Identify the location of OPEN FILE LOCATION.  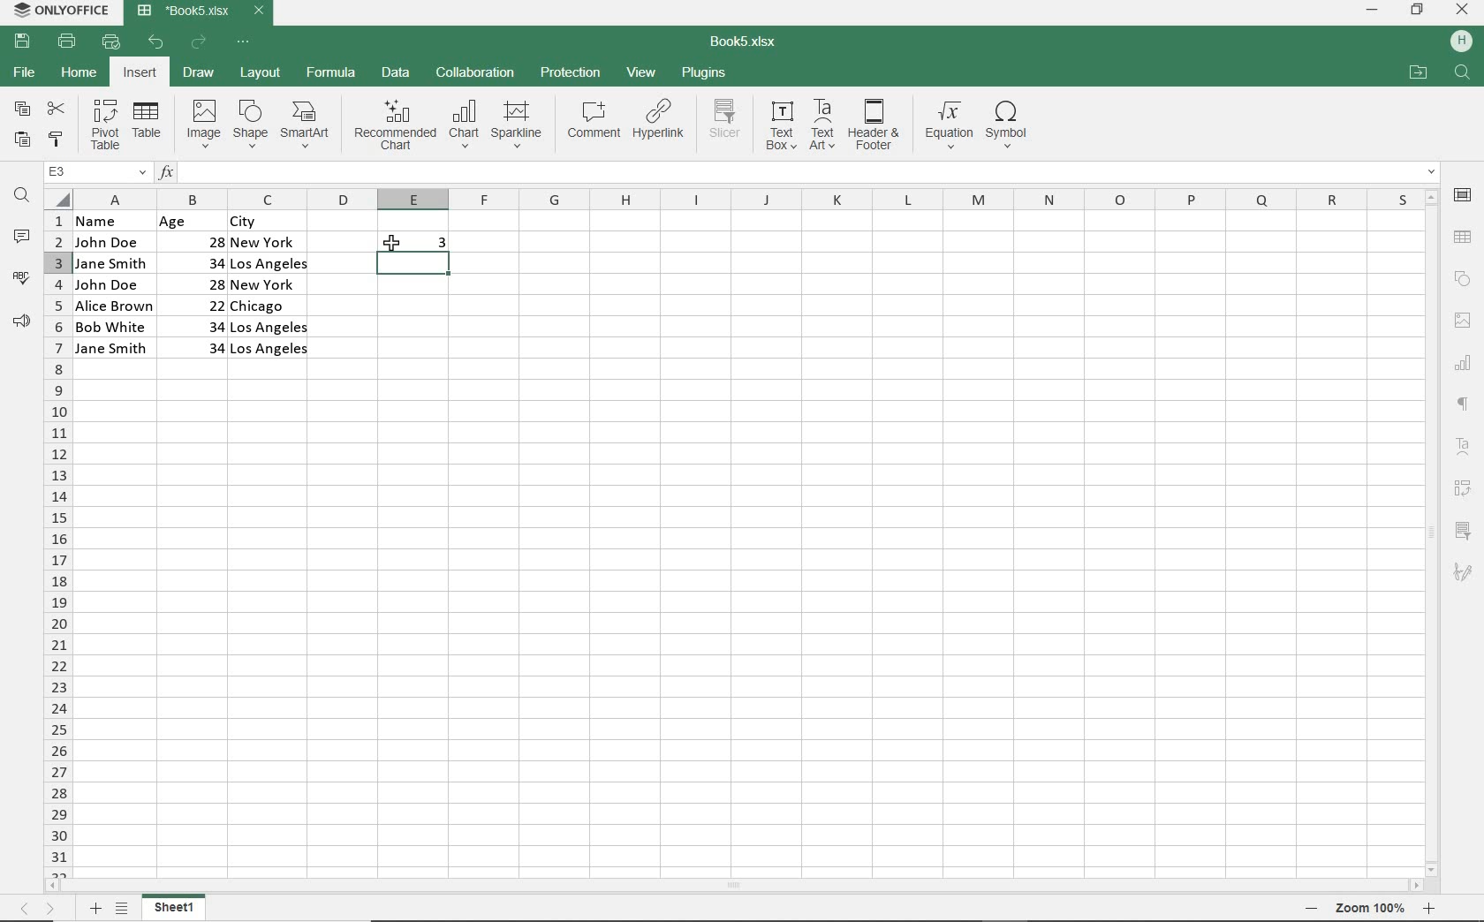
(1417, 73).